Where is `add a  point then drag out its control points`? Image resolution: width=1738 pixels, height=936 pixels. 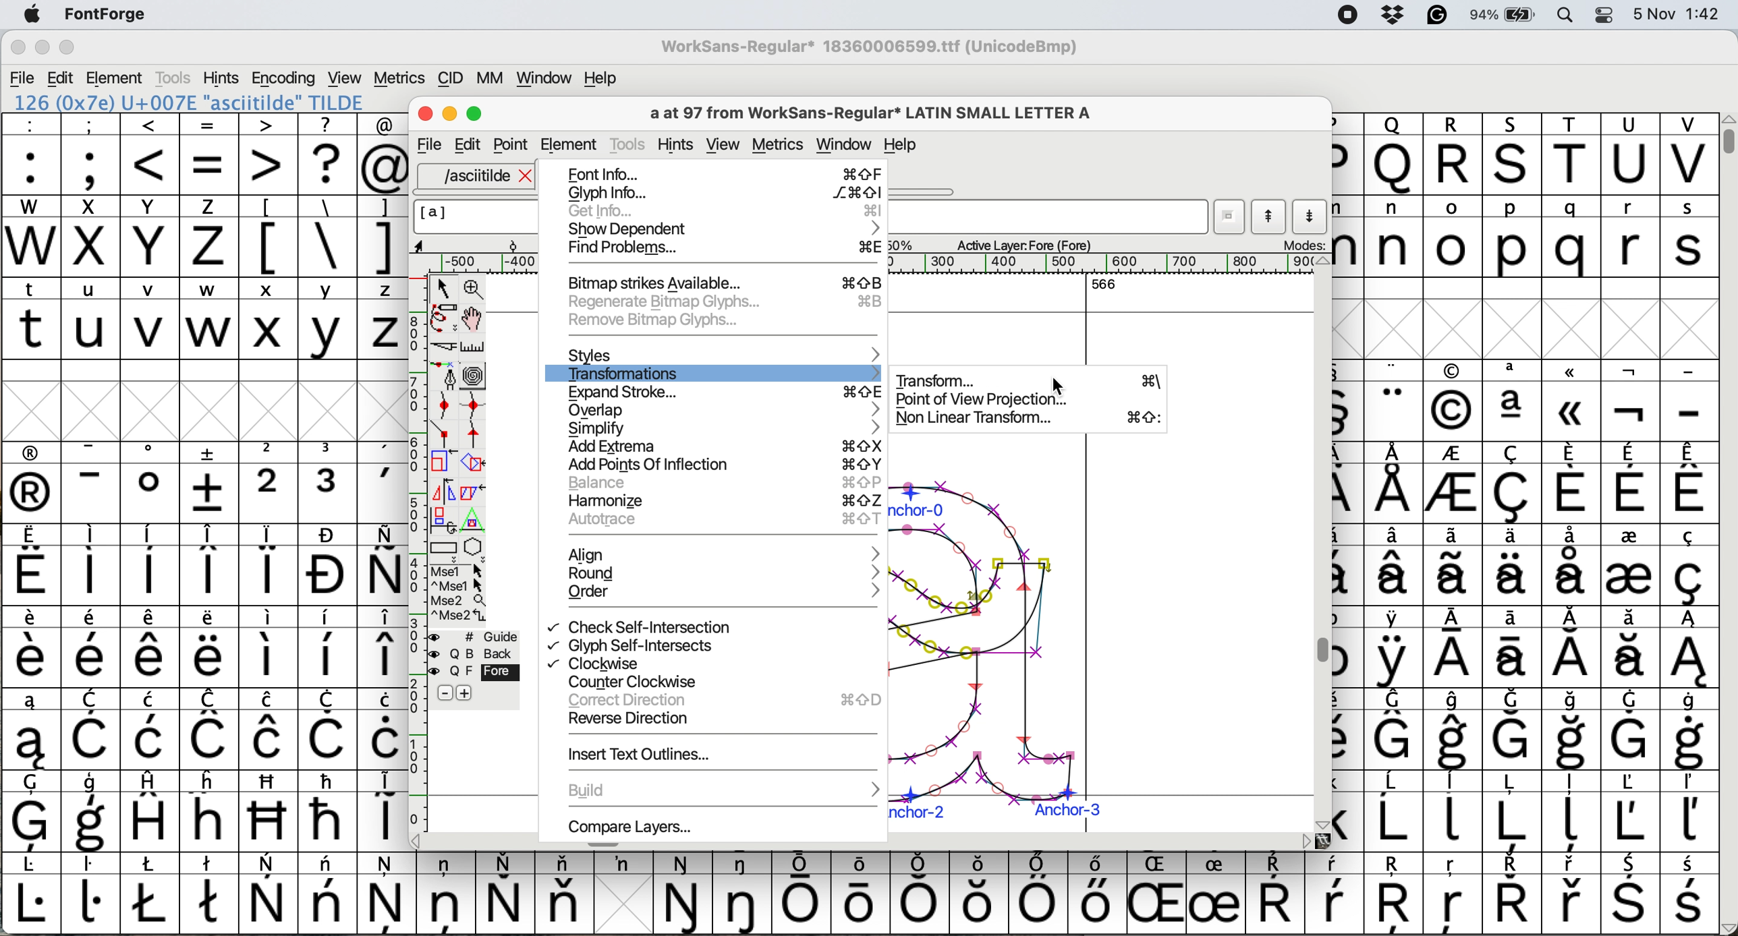
add a  point then drag out its control points is located at coordinates (445, 375).